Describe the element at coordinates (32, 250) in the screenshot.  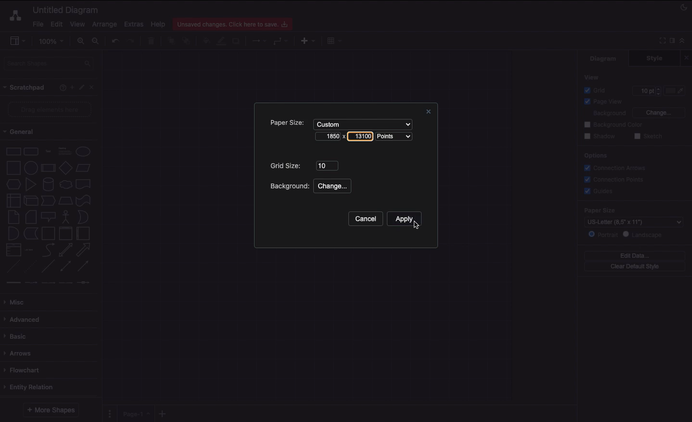
I see `Item list` at that location.